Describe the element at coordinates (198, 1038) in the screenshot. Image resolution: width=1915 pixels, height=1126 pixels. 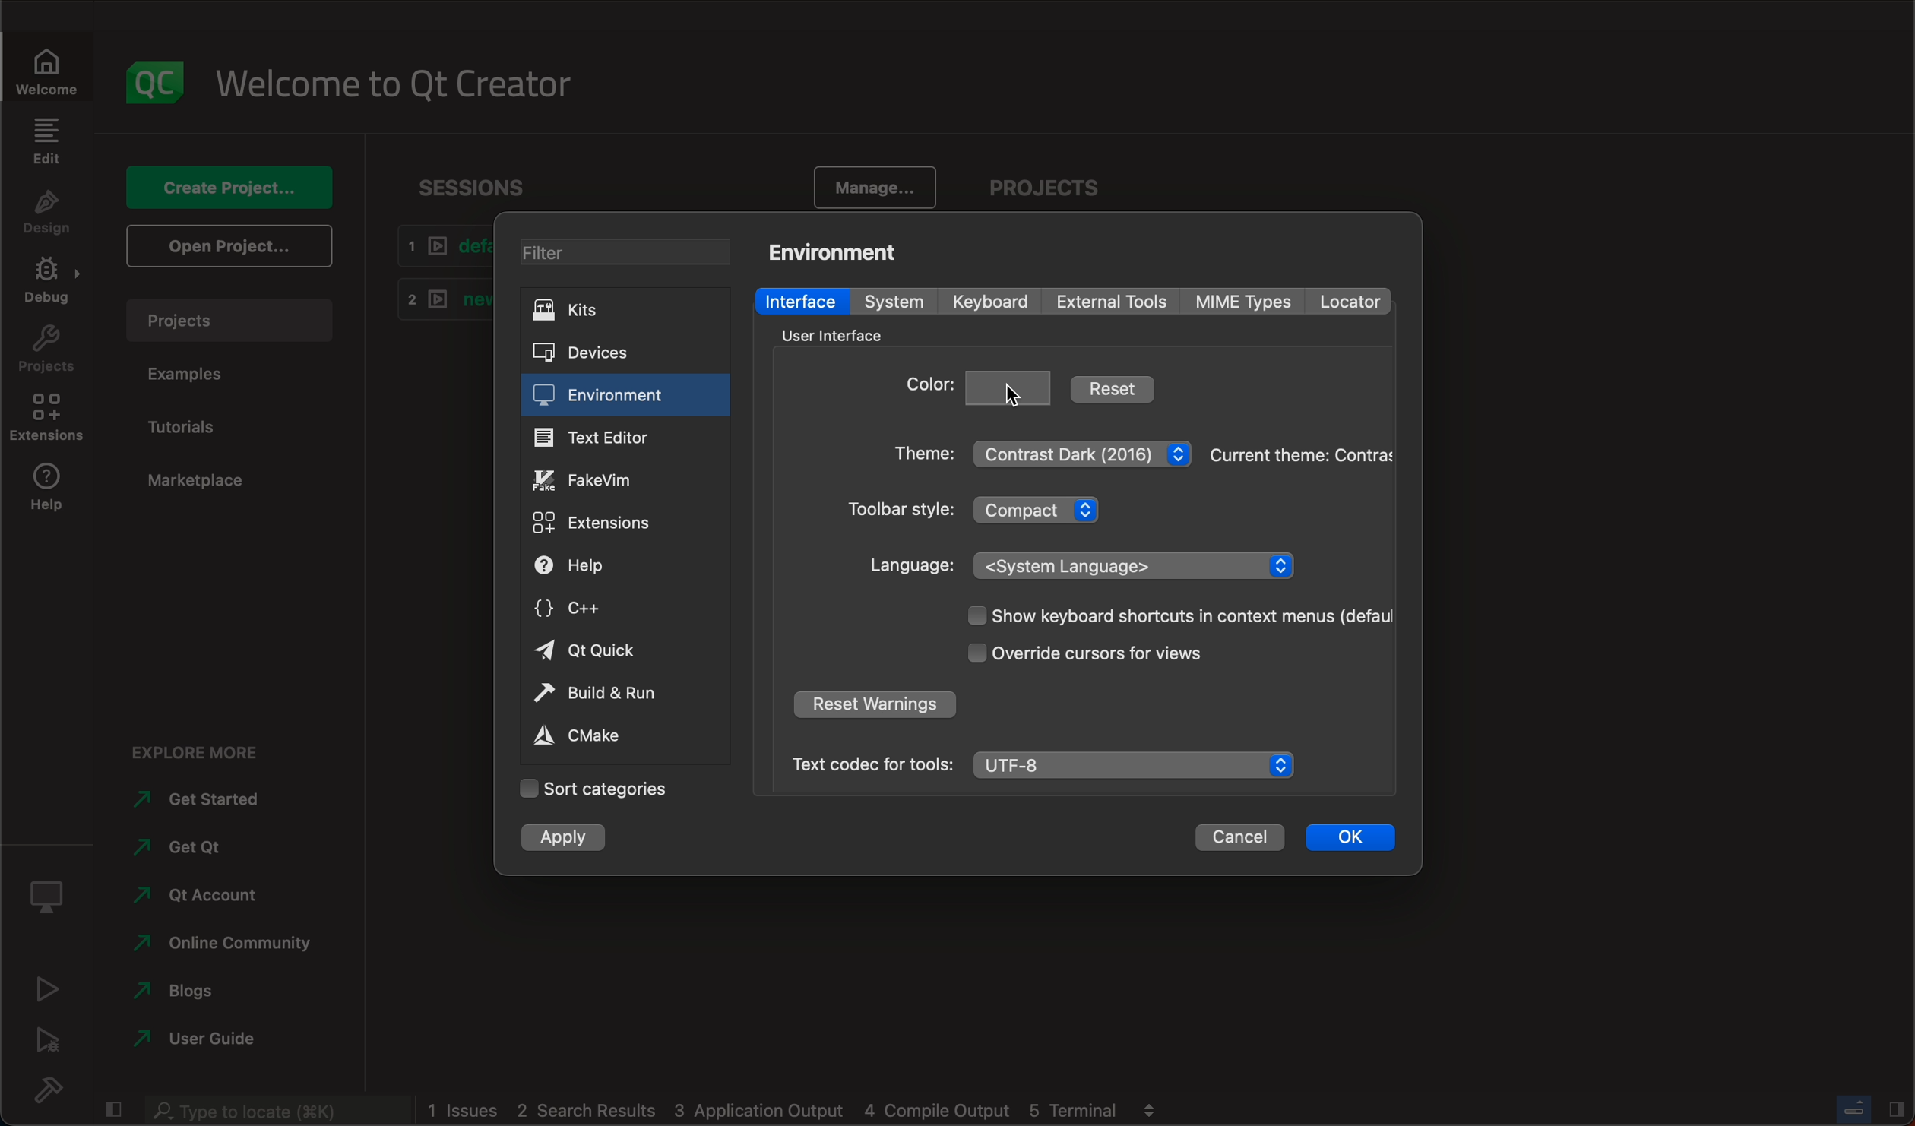
I see `user ` at that location.